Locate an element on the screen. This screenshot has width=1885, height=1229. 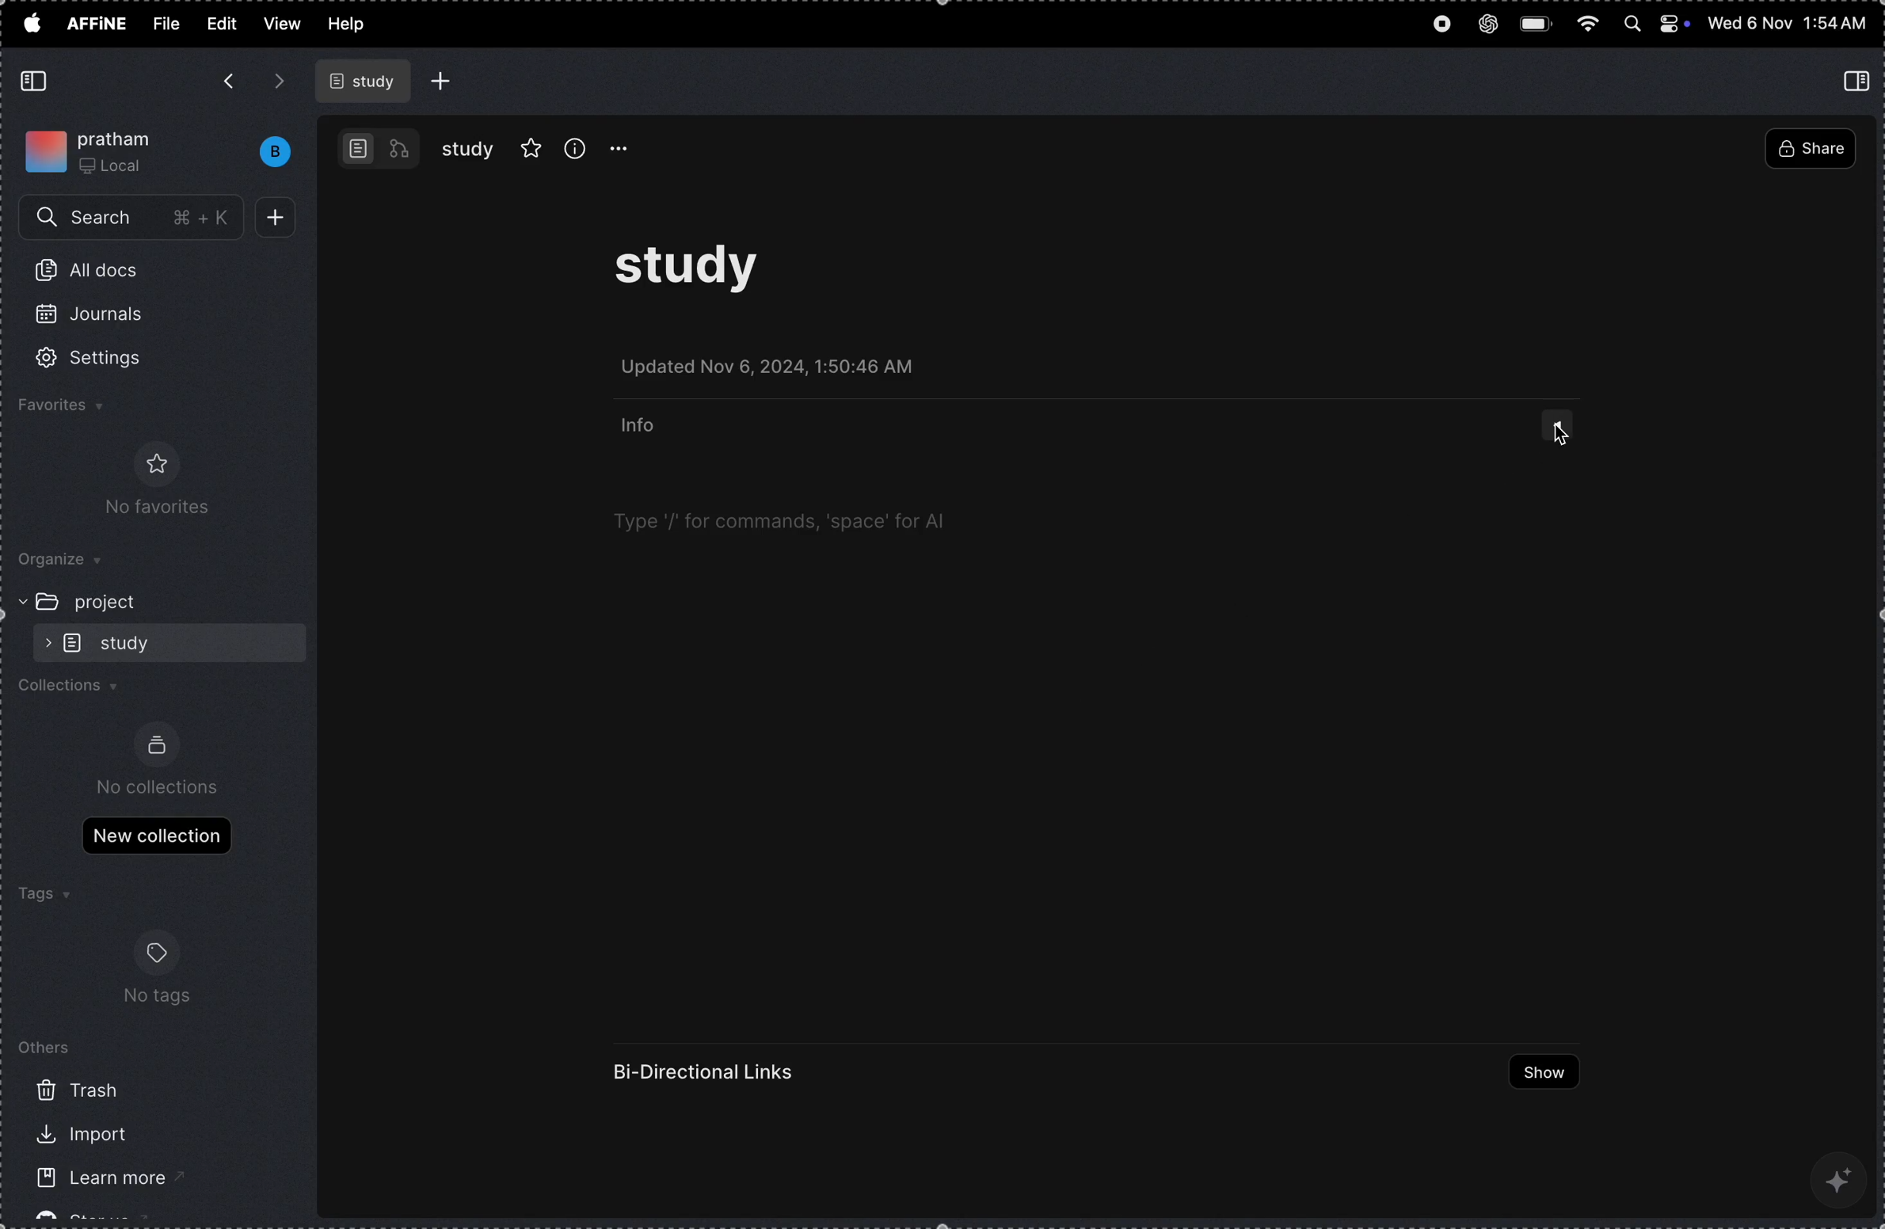
info is located at coordinates (642, 426).